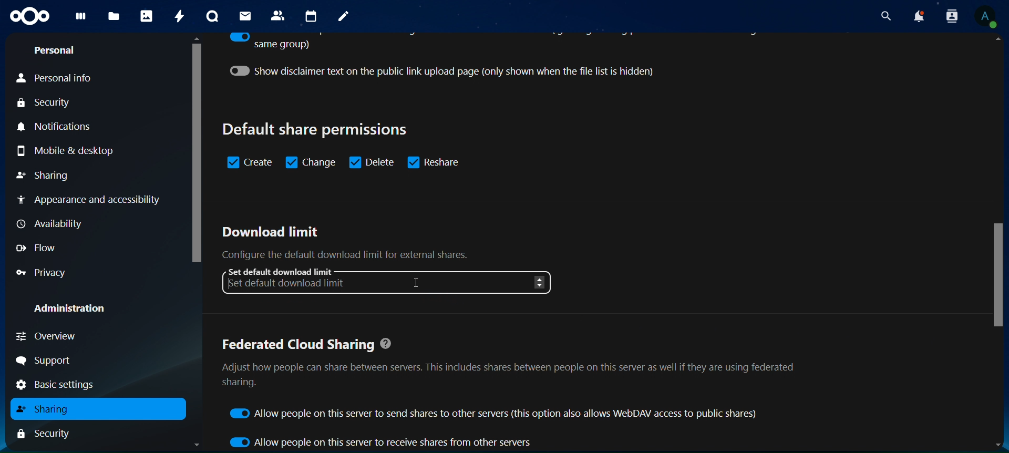  Describe the element at coordinates (998, 243) in the screenshot. I see `Scrollbar` at that location.